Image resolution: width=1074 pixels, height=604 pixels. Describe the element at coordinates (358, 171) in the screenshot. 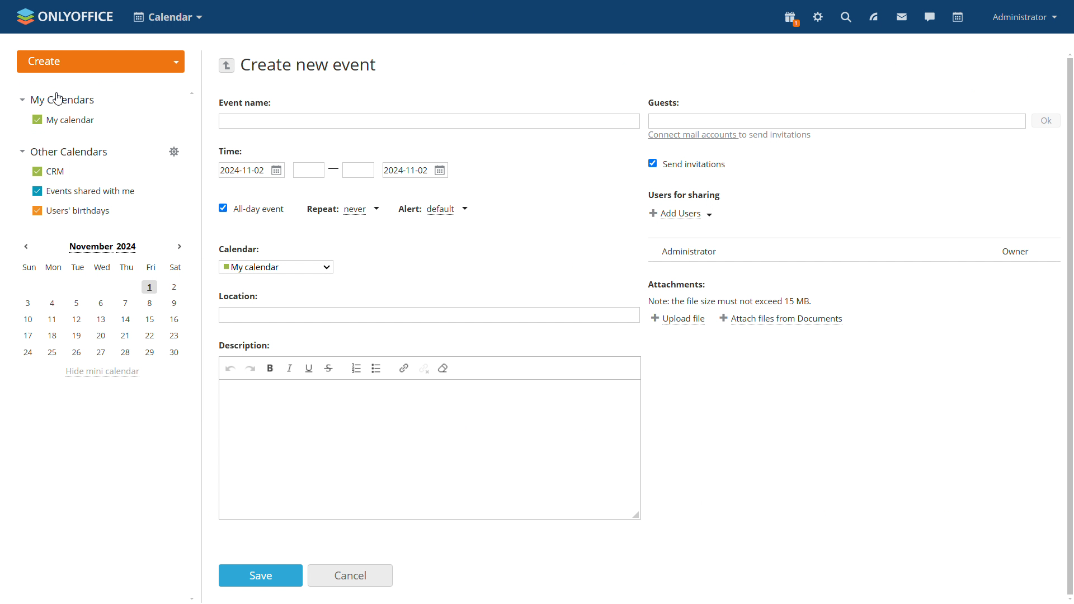

I see `event end time` at that location.